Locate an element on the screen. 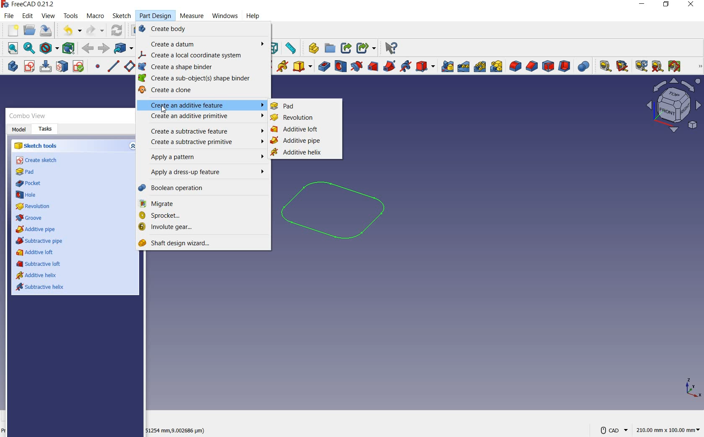  create an additive primitive is located at coordinates (301, 67).